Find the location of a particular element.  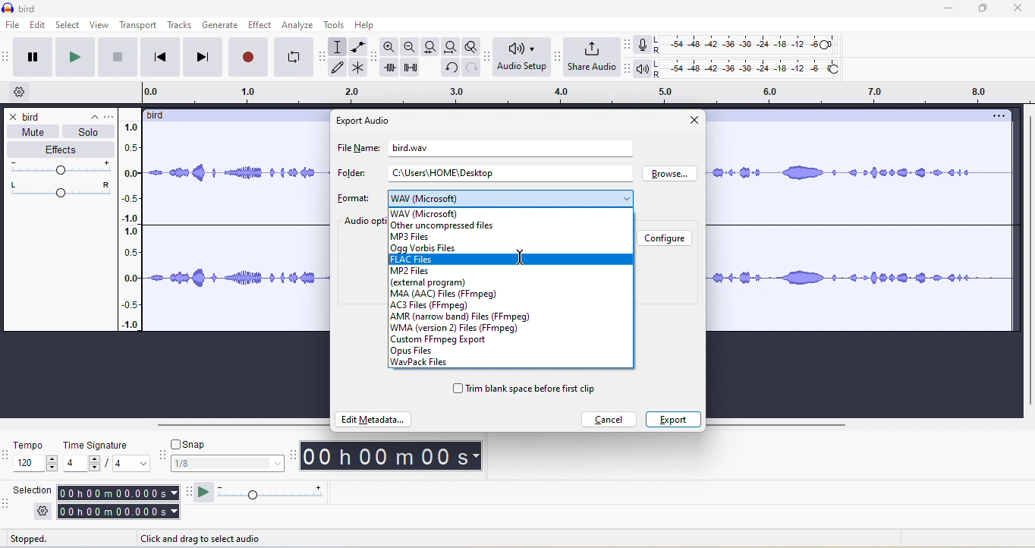

horizontal scroll bar is located at coordinates (241, 424).